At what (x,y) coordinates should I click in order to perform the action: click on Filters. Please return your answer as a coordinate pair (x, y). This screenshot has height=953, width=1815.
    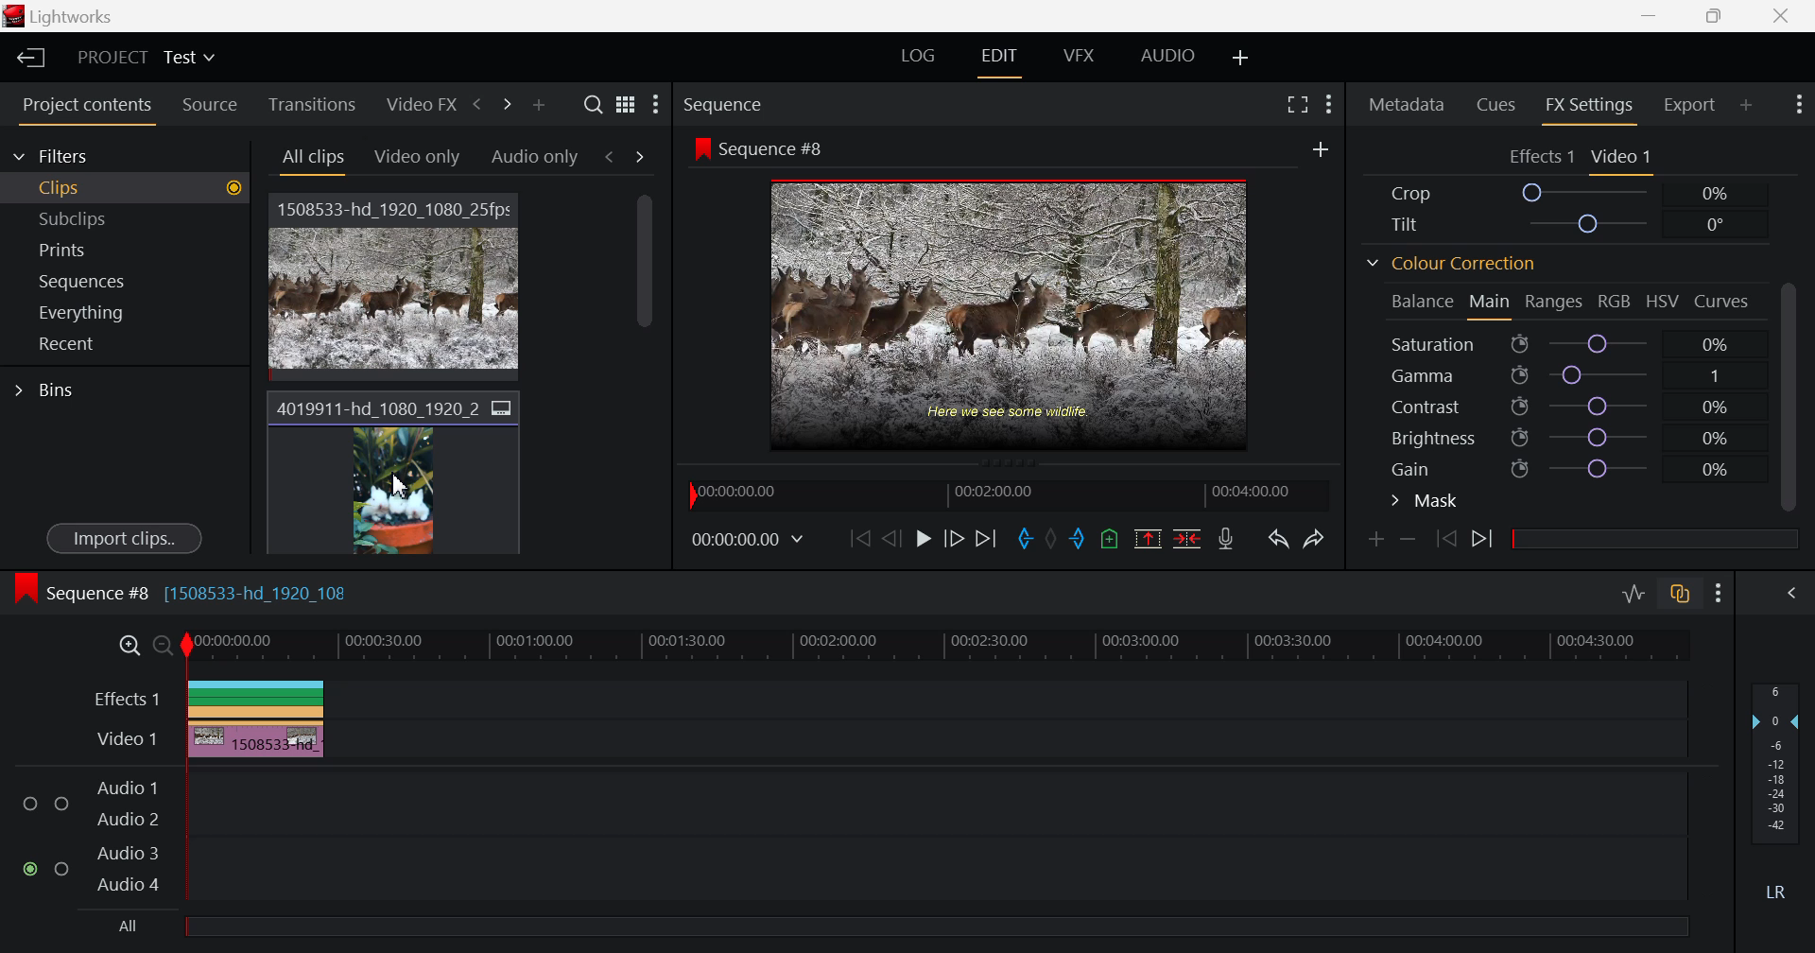
    Looking at the image, I should click on (97, 156).